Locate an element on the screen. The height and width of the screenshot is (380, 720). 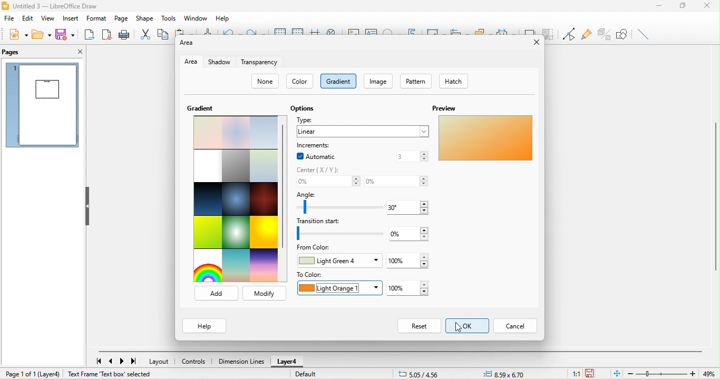
blue touch is located at coordinates (263, 133).